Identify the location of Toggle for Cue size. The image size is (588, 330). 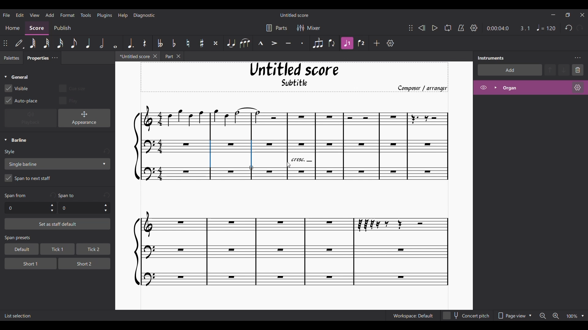
(72, 88).